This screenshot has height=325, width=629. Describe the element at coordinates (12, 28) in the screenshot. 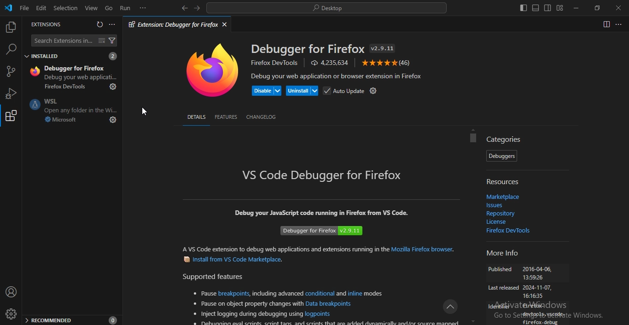

I see `explorer` at that location.